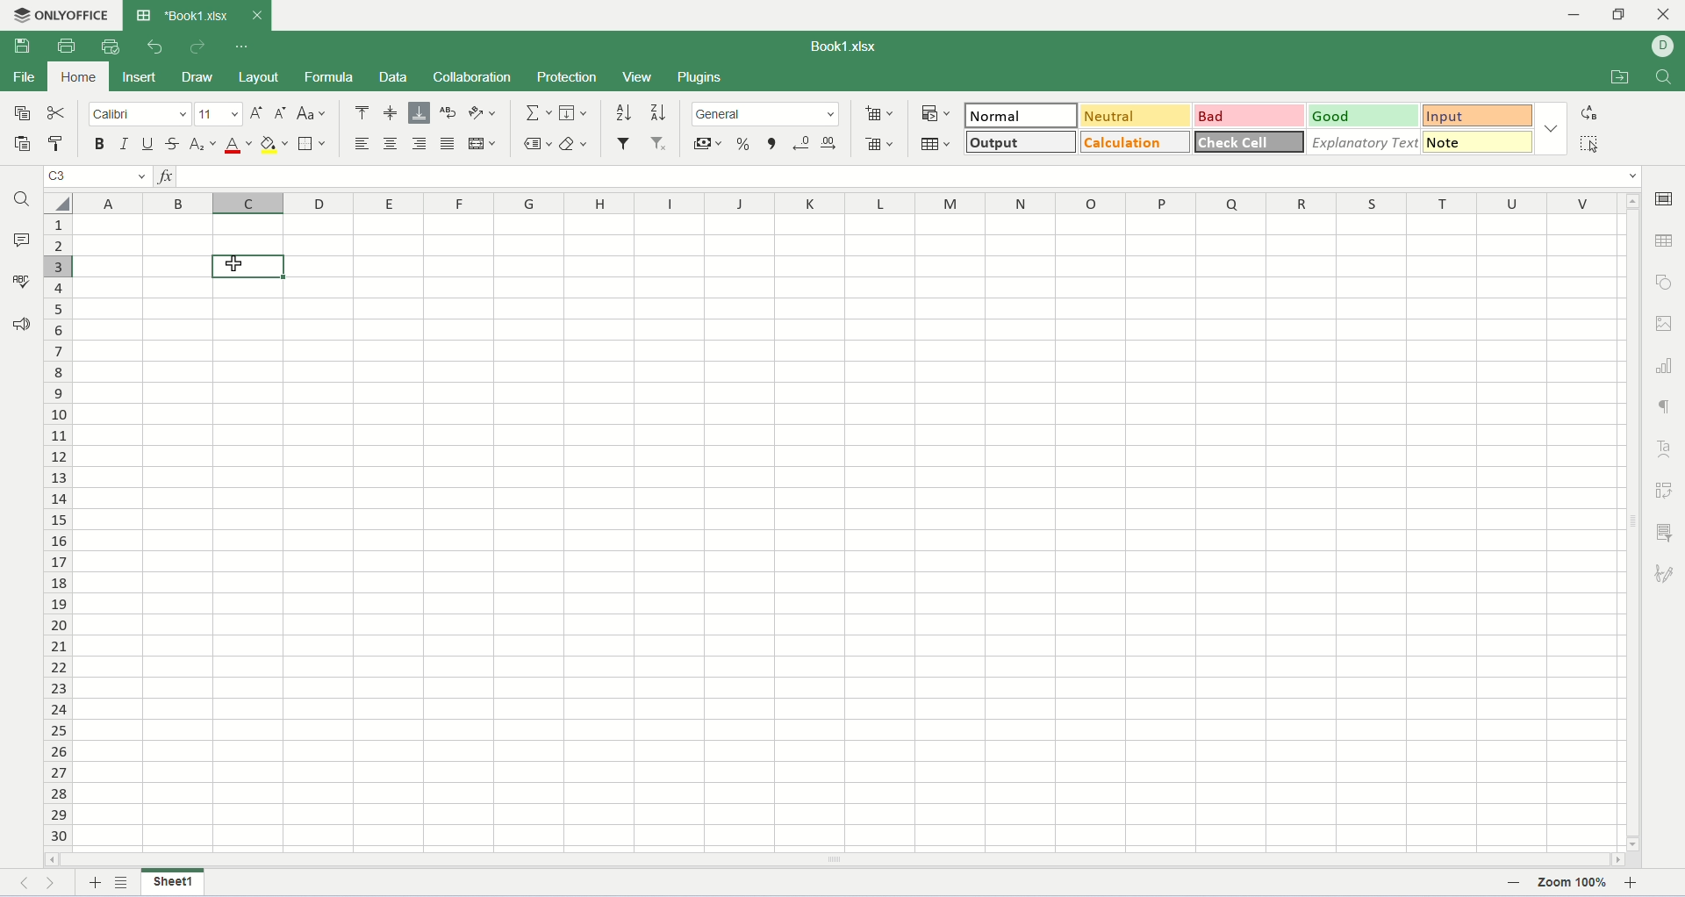 The width and height of the screenshot is (1685, 897). What do you see at coordinates (1668, 243) in the screenshot?
I see `table settings` at bounding box center [1668, 243].